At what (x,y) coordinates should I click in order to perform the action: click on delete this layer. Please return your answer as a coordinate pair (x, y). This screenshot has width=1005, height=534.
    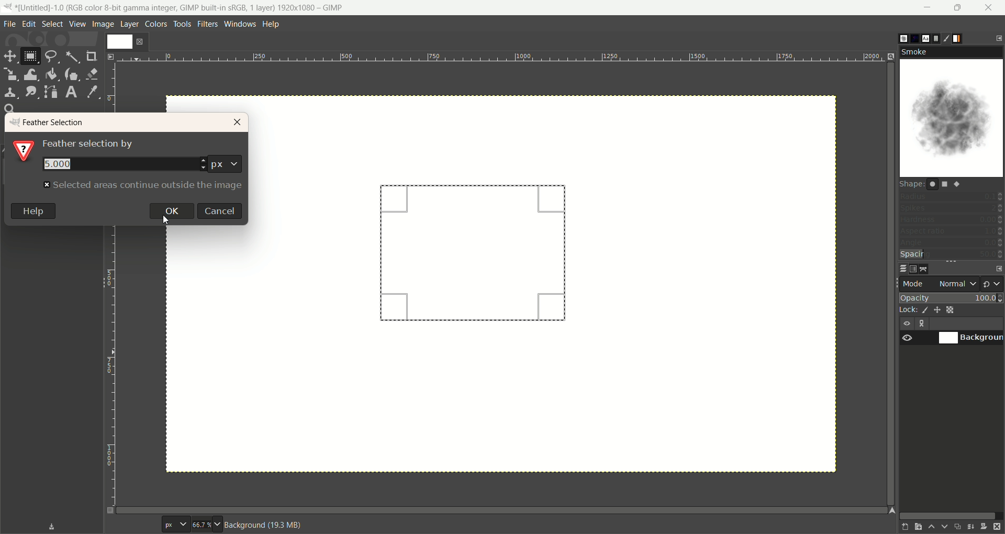
    Looking at the image, I should click on (998, 527).